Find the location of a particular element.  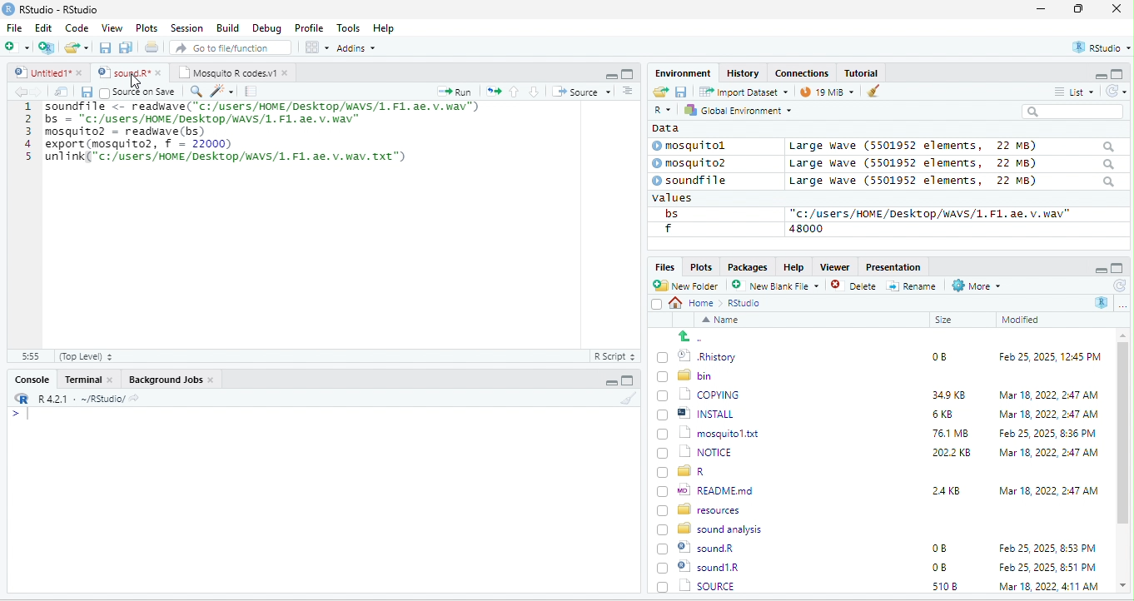

Modified is located at coordinates (1022, 320).